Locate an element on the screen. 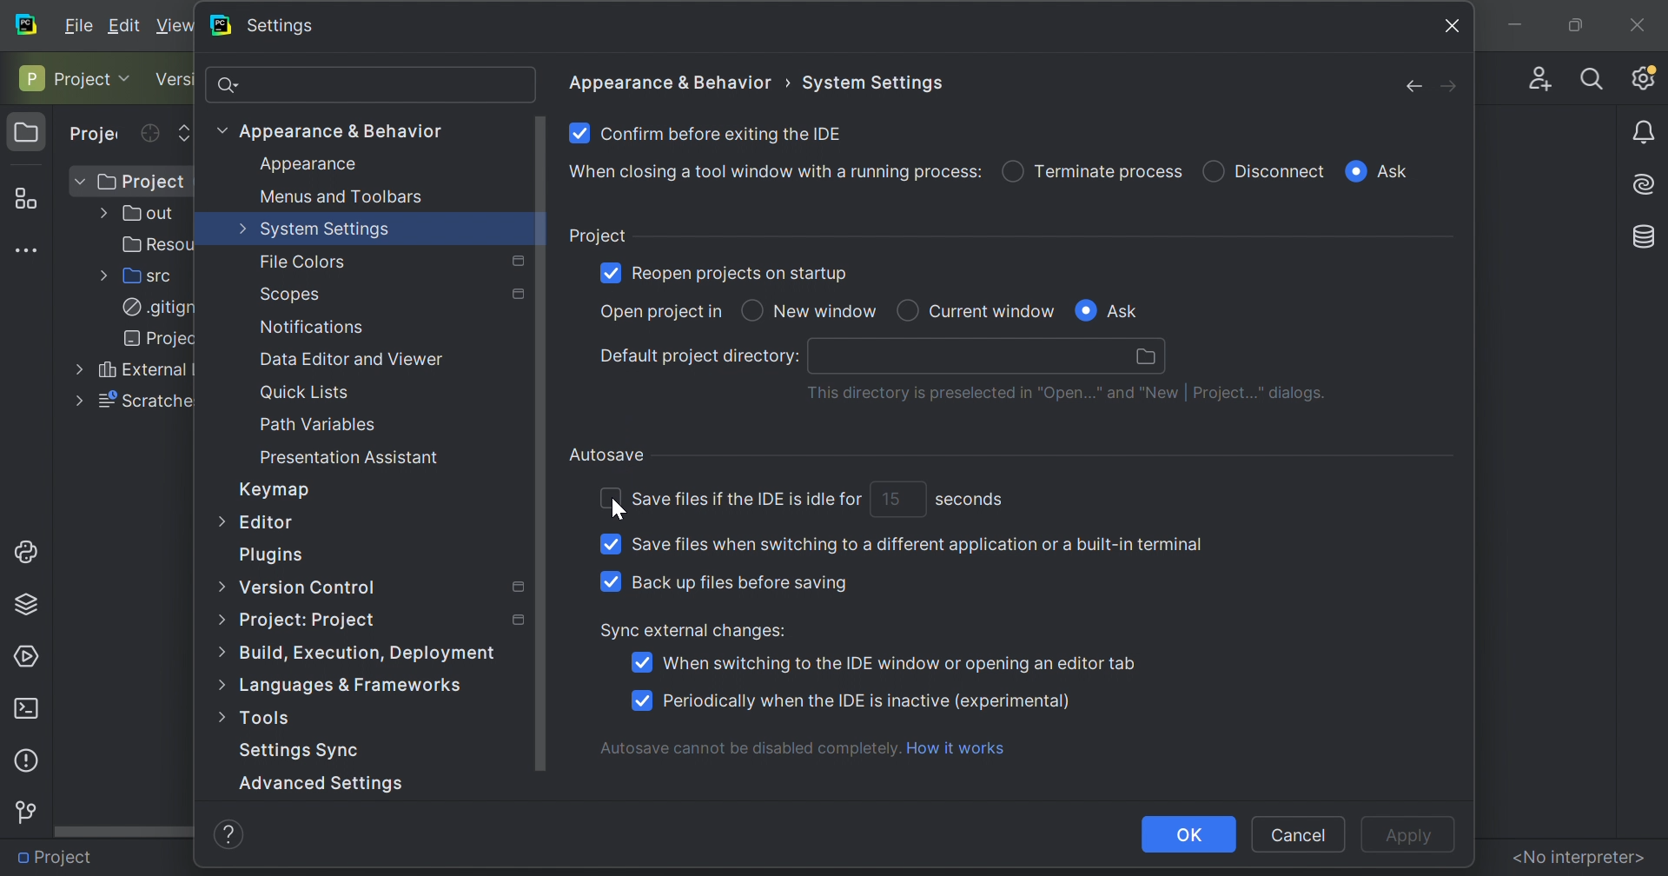  Project is located at coordinates (139, 182).